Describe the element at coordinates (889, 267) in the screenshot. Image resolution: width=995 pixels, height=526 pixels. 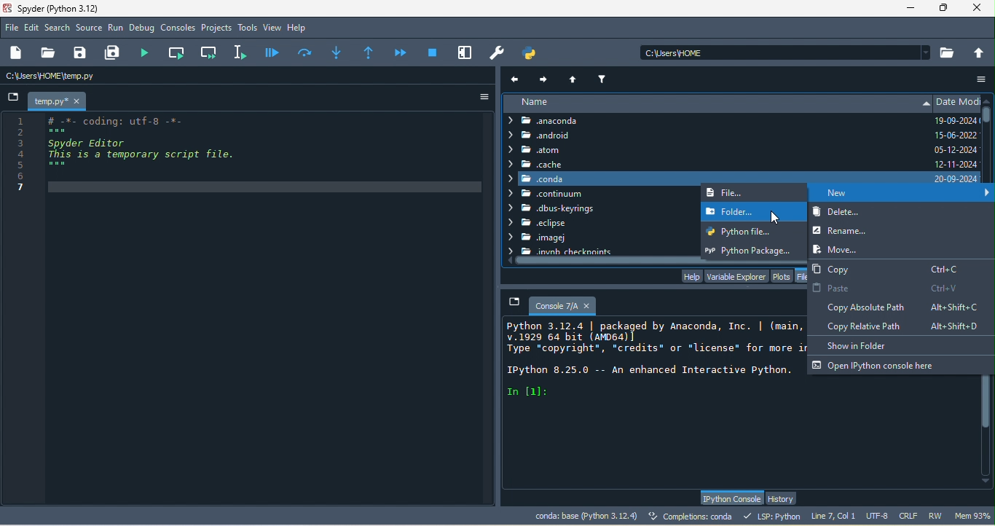
I see `copy` at that location.